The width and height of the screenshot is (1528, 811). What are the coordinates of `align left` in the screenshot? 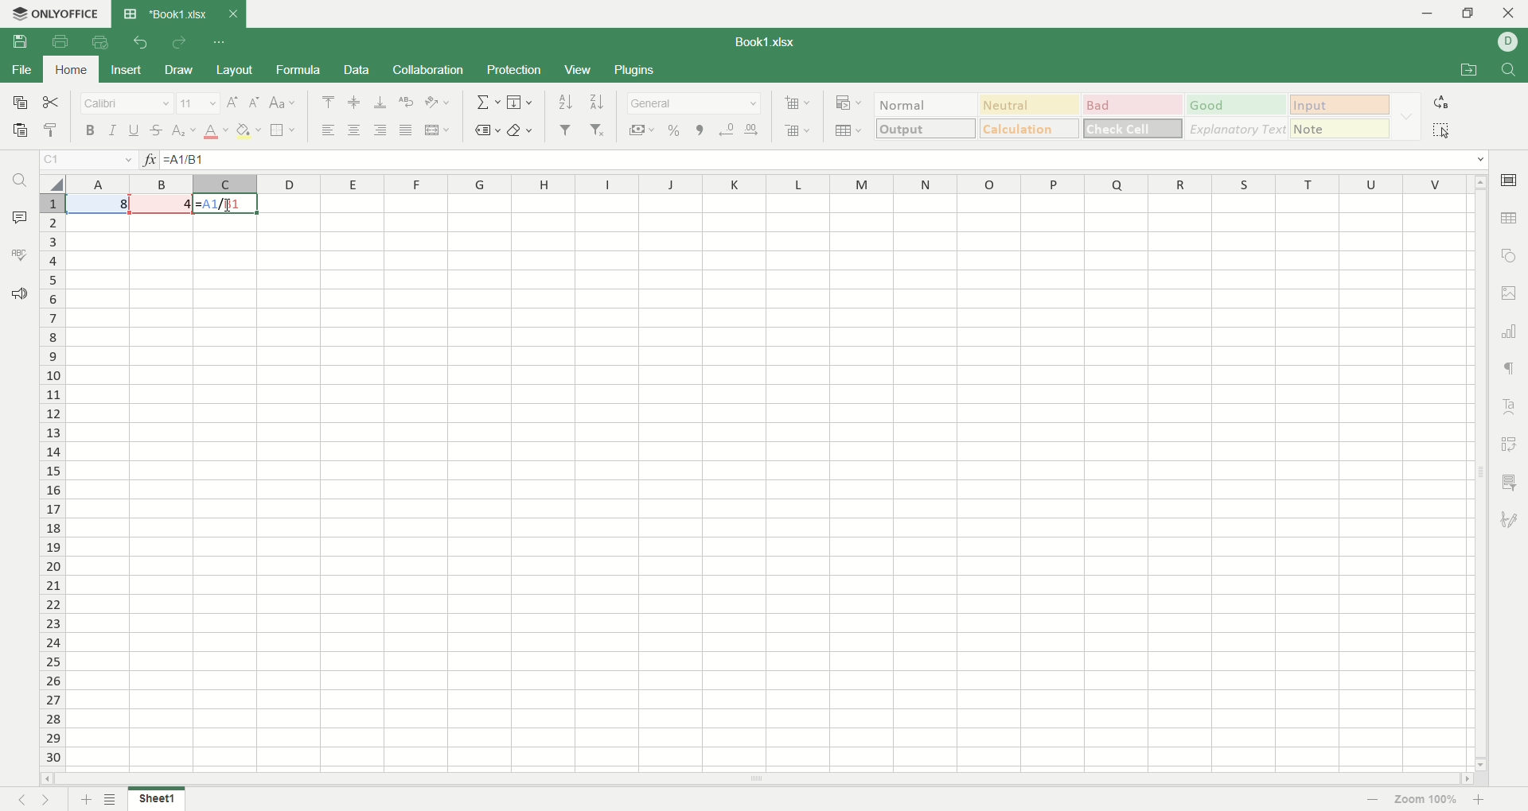 It's located at (379, 131).